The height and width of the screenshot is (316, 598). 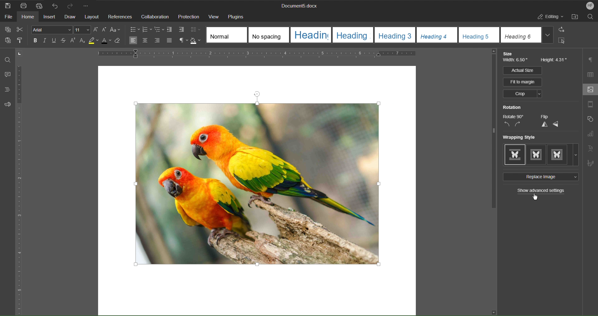 What do you see at coordinates (214, 16) in the screenshot?
I see `View` at bounding box center [214, 16].